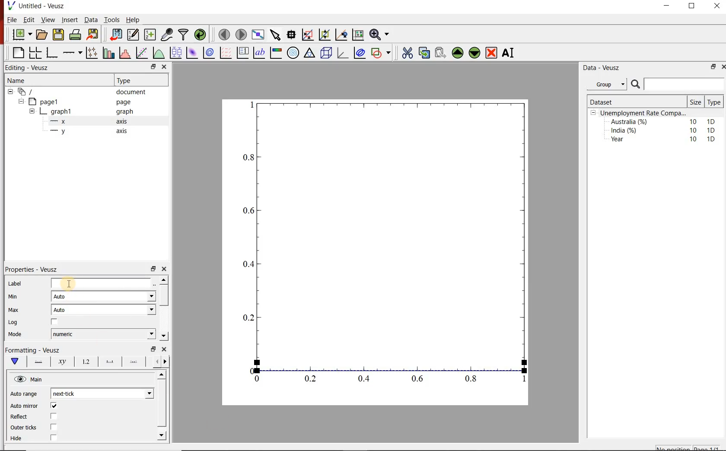 This screenshot has width=726, height=451. What do you see at coordinates (141, 53) in the screenshot?
I see `fit a function` at bounding box center [141, 53].